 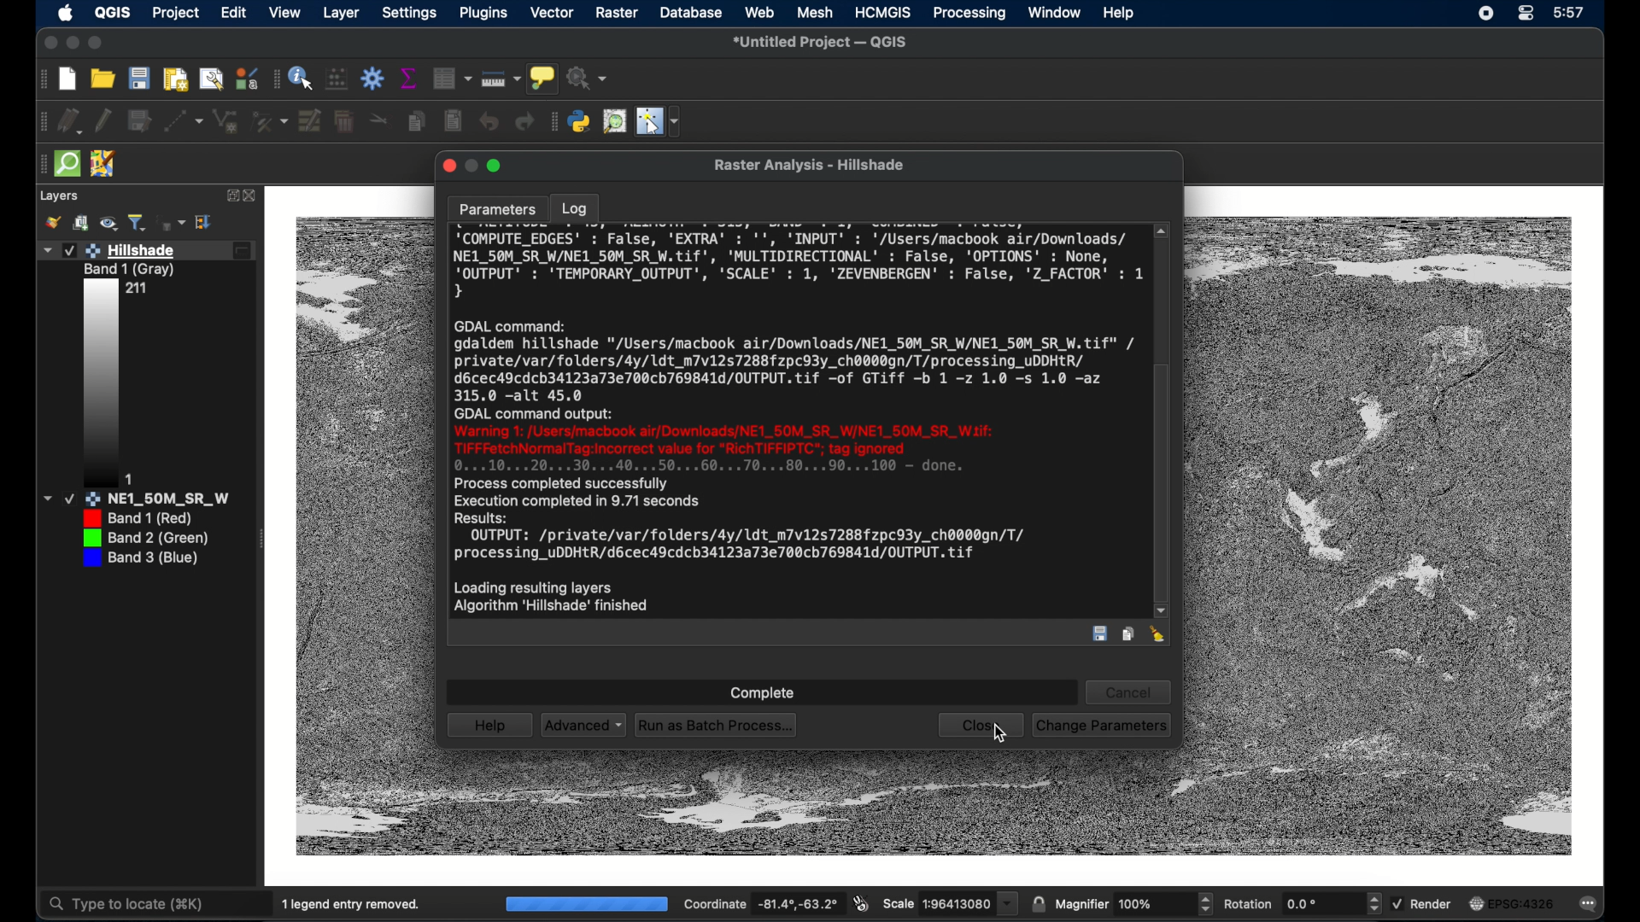 I want to click on complete, so click(x=764, y=692).